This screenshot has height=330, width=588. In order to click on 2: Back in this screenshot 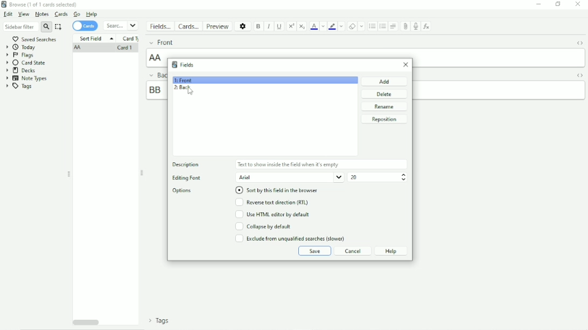, I will do `click(183, 89)`.